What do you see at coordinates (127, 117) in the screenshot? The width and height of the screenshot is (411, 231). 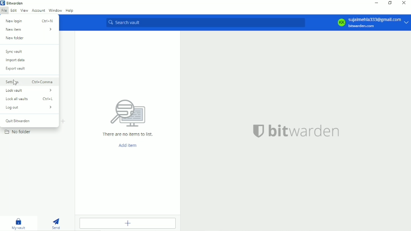 I see `There are no items to list.` at bounding box center [127, 117].